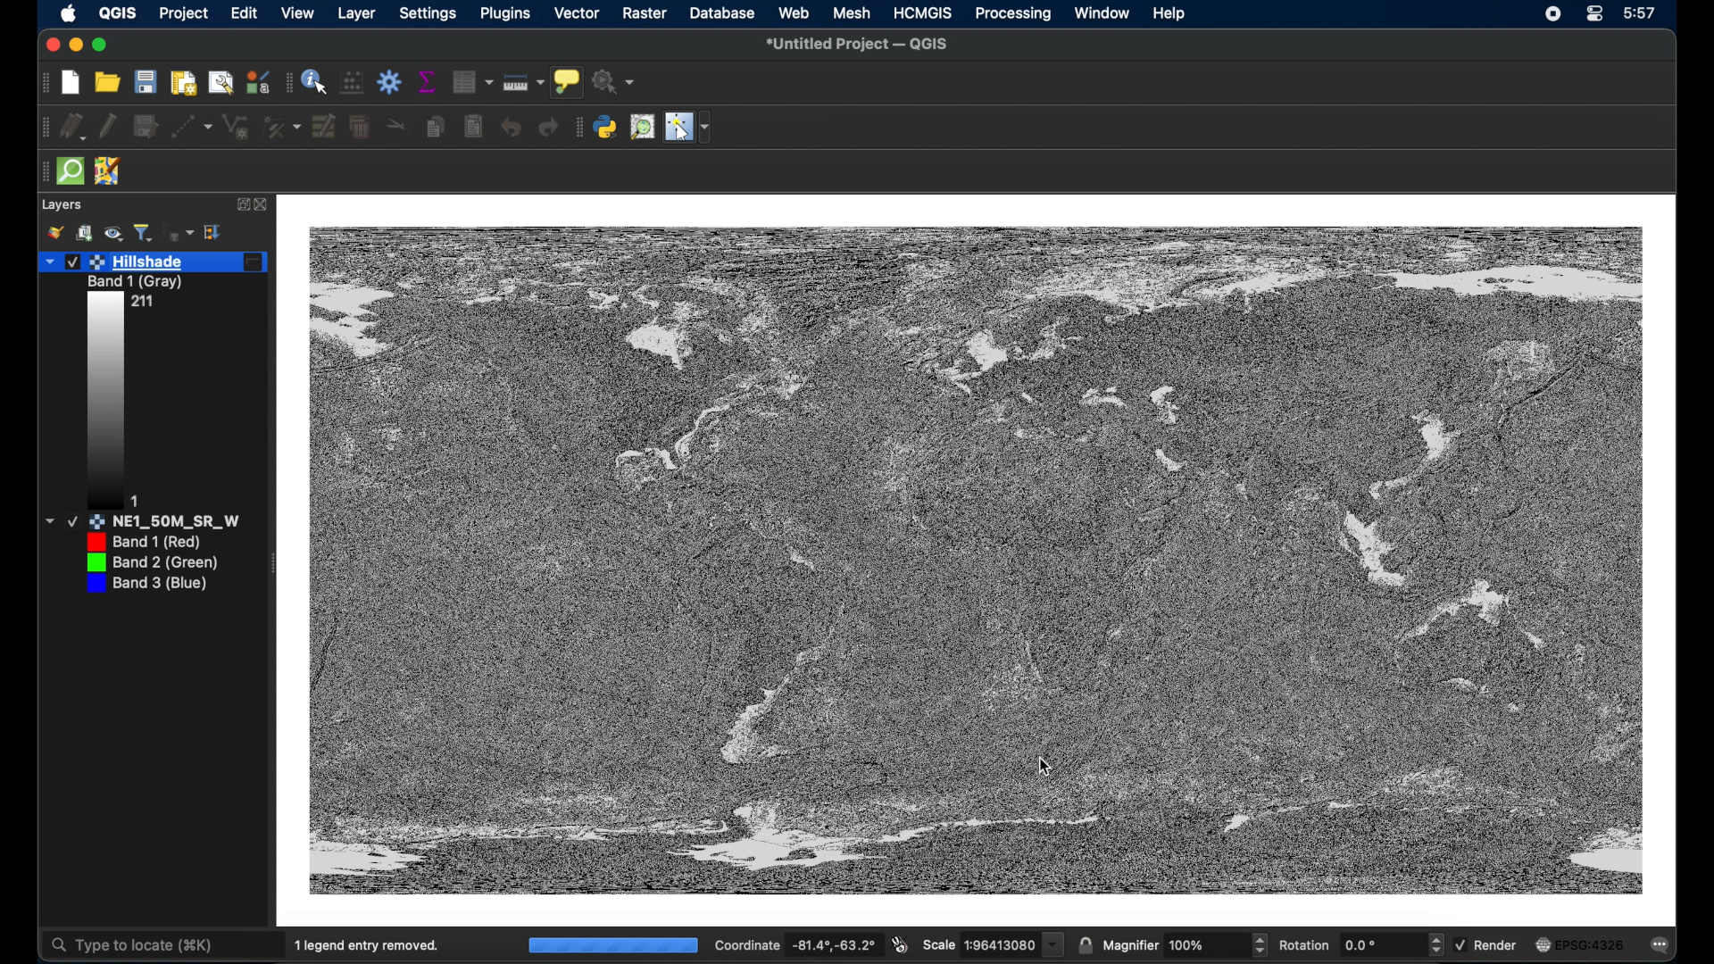  Describe the element at coordinates (324, 127) in the screenshot. I see `modify attributes` at that location.